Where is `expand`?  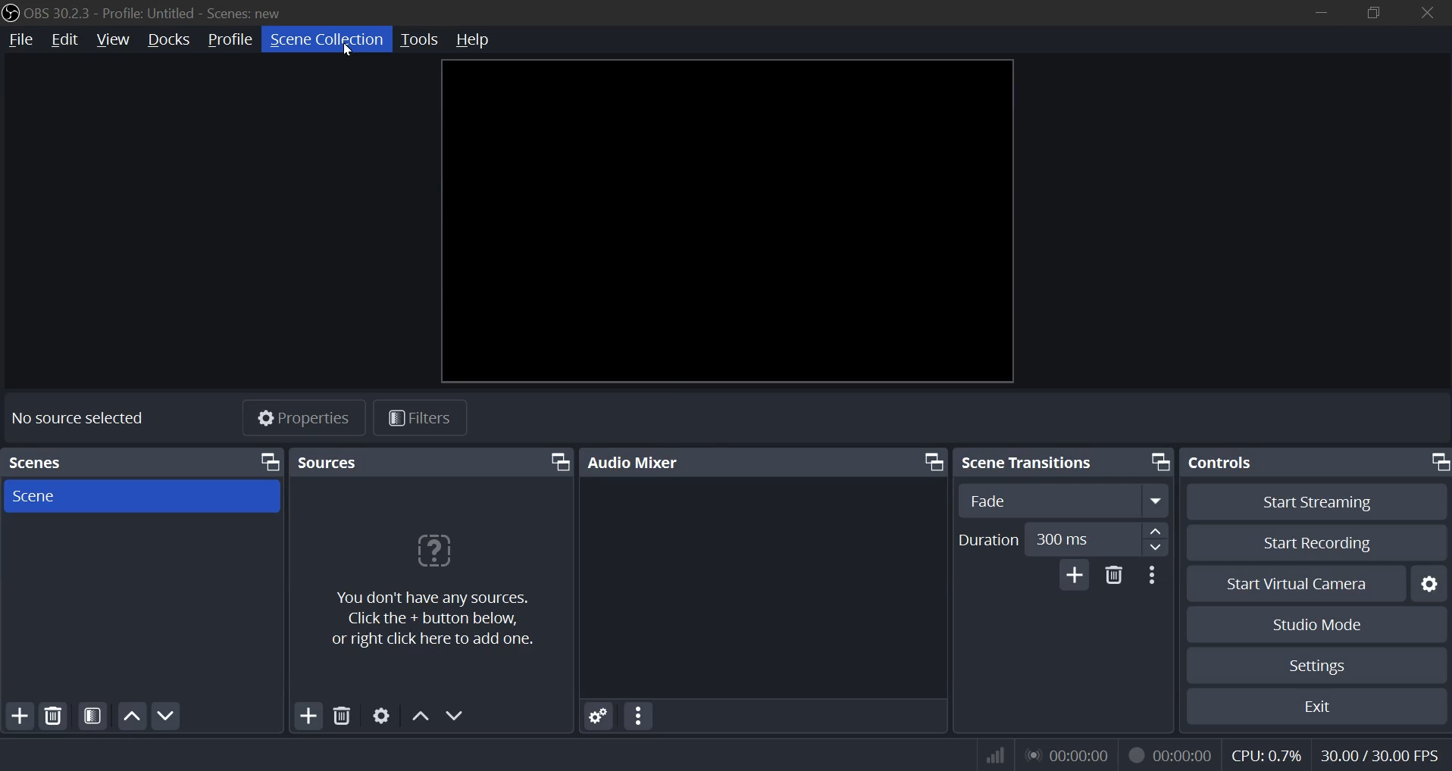 expand is located at coordinates (1156, 500).